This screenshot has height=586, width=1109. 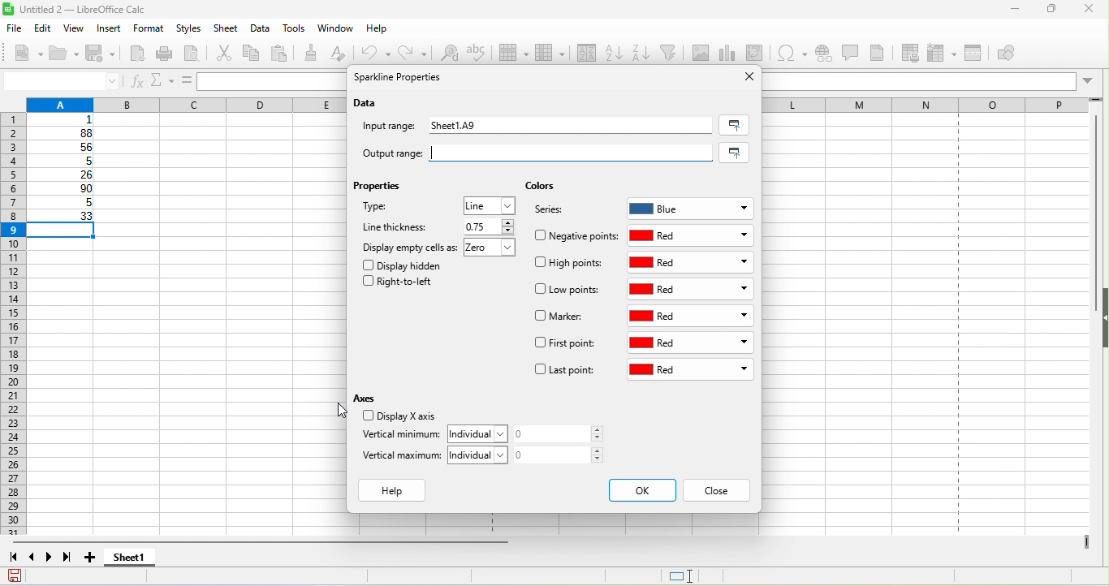 What do you see at coordinates (67, 148) in the screenshot?
I see `56` at bounding box center [67, 148].